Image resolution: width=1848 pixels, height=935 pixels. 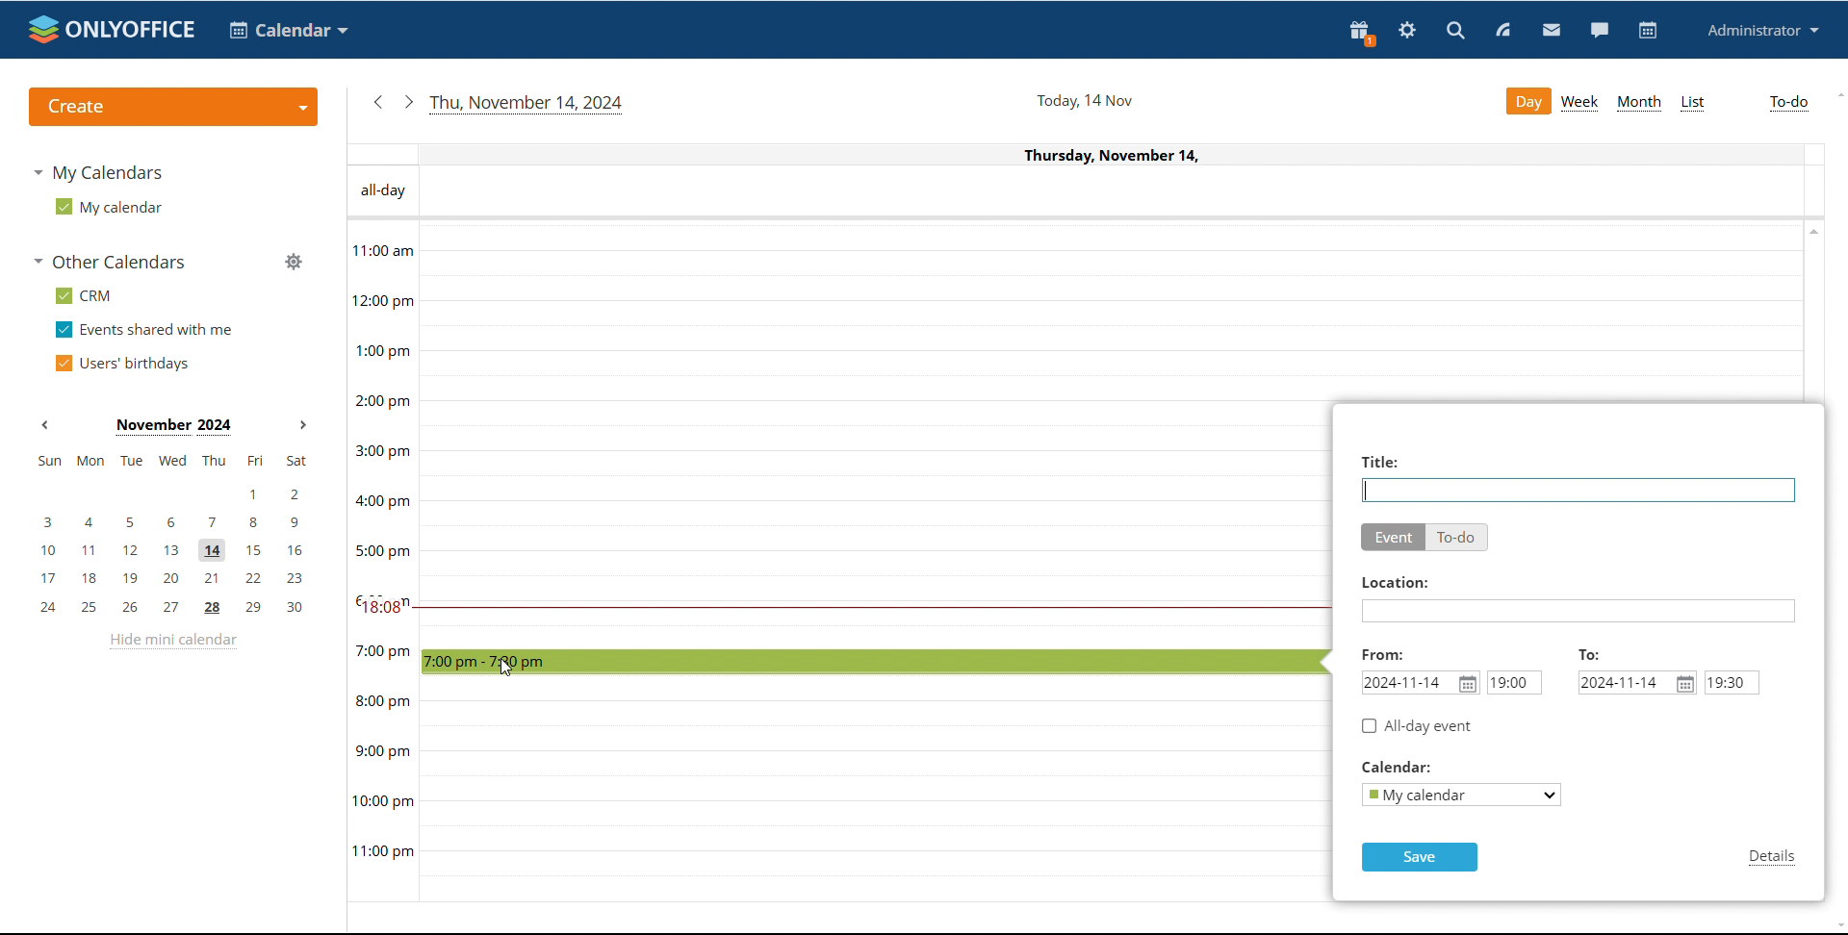 What do you see at coordinates (1810, 231) in the screenshot?
I see `scroll up` at bounding box center [1810, 231].